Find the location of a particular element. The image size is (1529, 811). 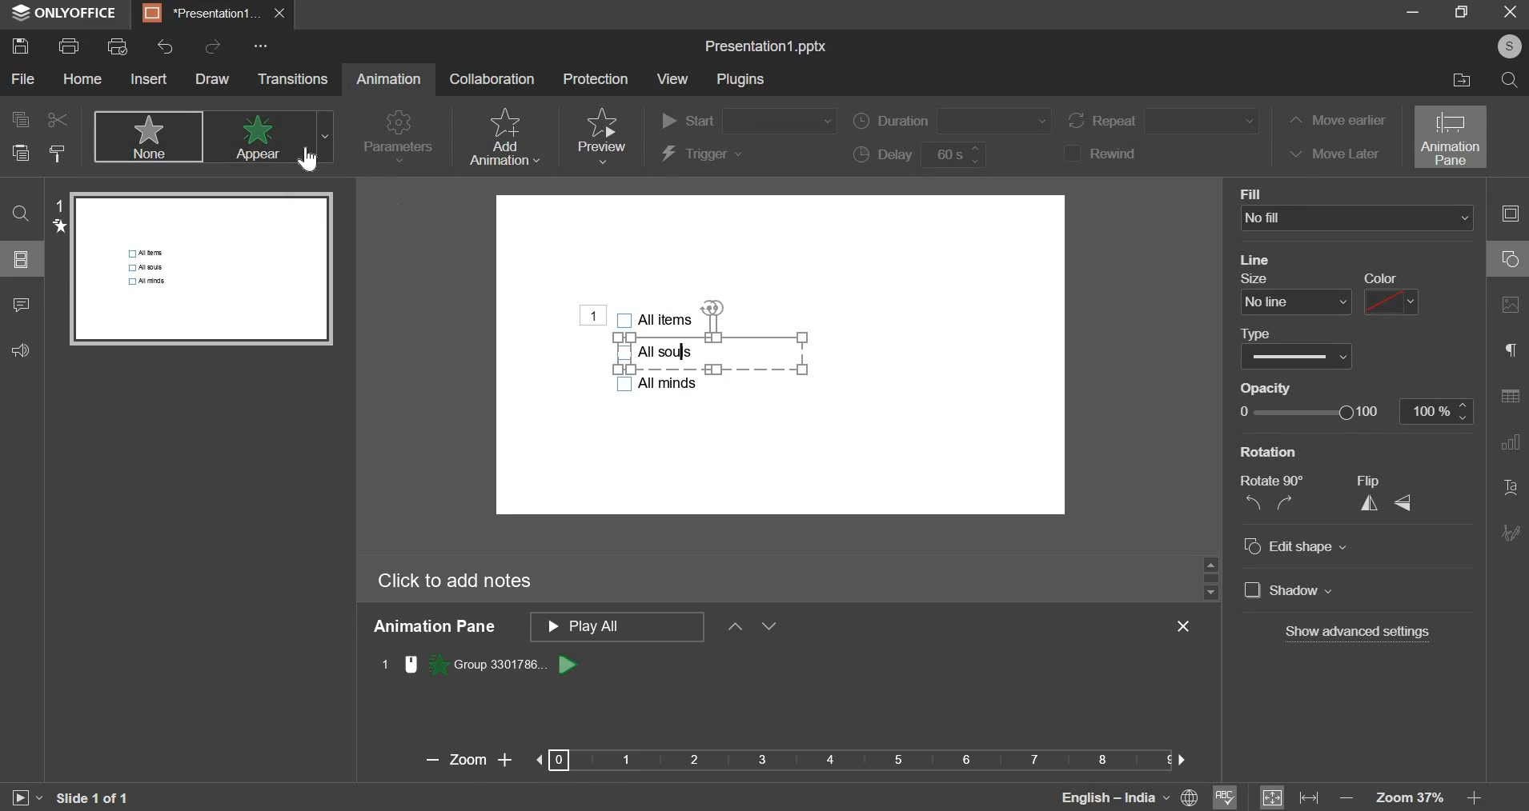

right side bar is located at coordinates (1510, 374).